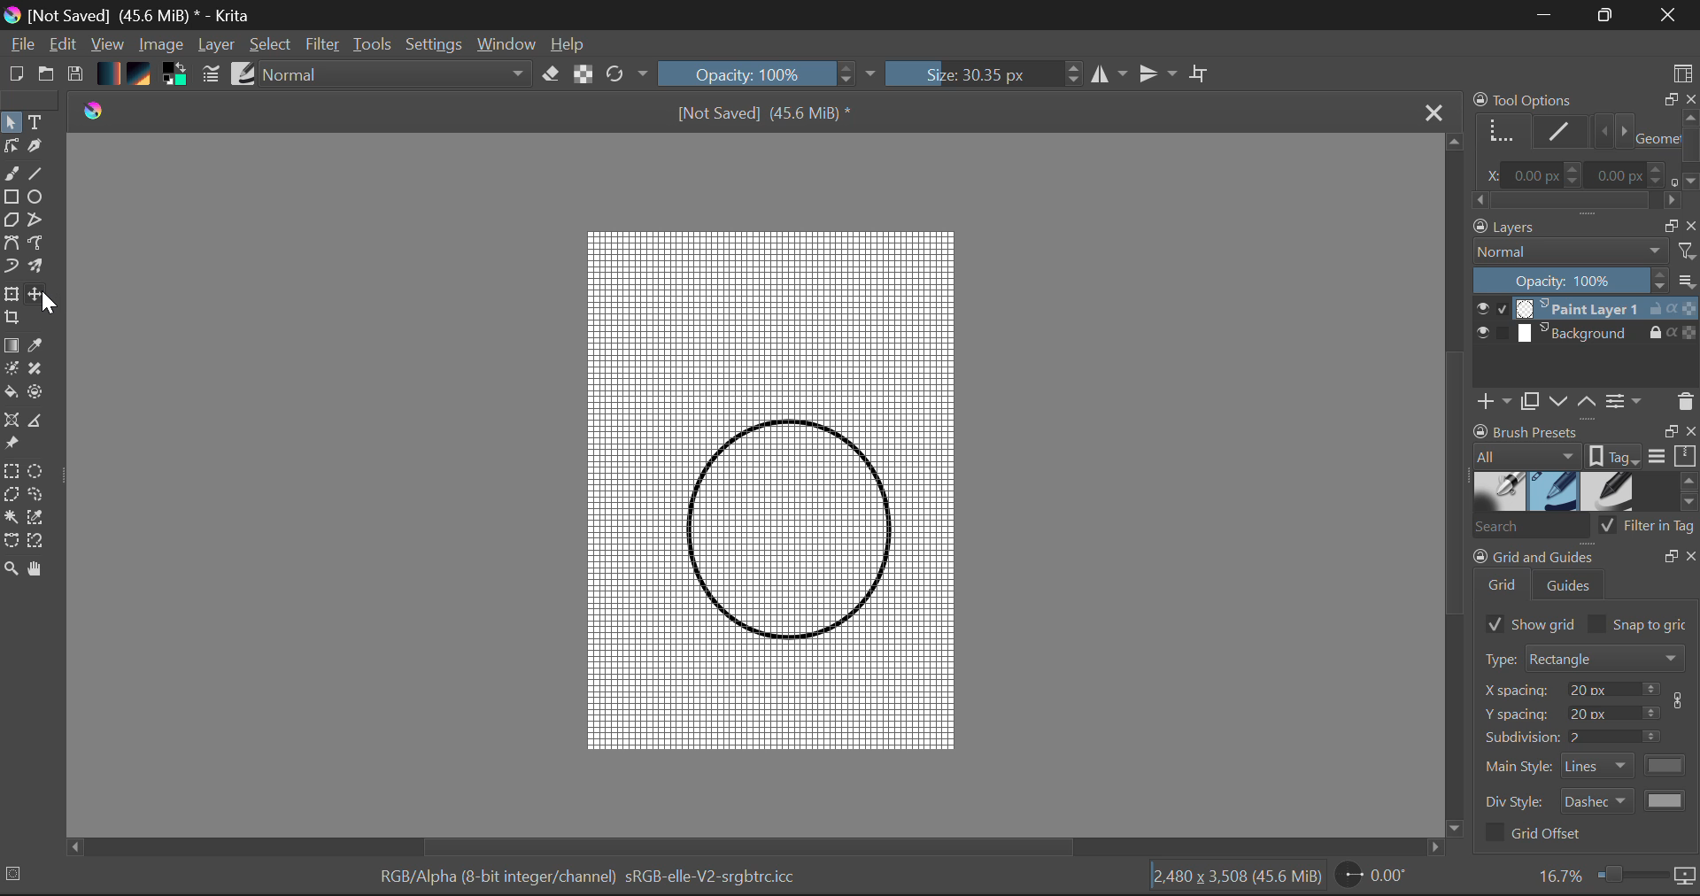 The width and height of the screenshot is (1700, 896). Describe the element at coordinates (761, 498) in the screenshot. I see `Grid Added In` at that location.